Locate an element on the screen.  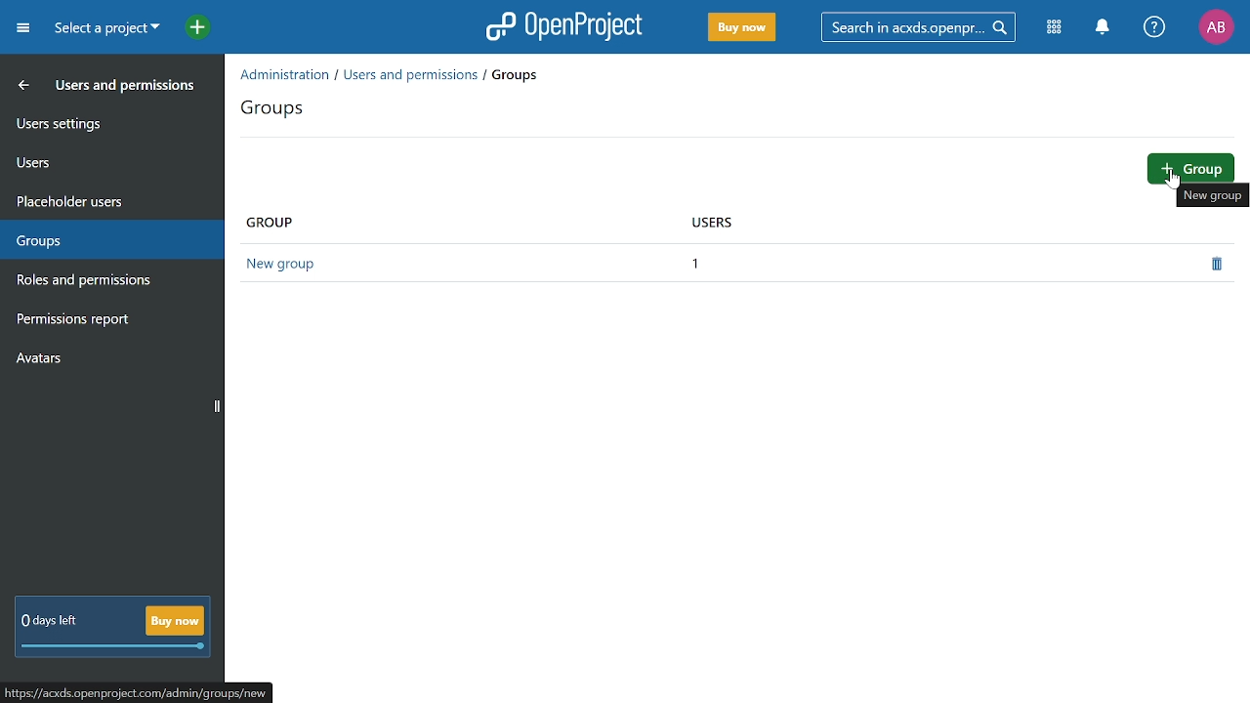
avatars is located at coordinates (102, 356).